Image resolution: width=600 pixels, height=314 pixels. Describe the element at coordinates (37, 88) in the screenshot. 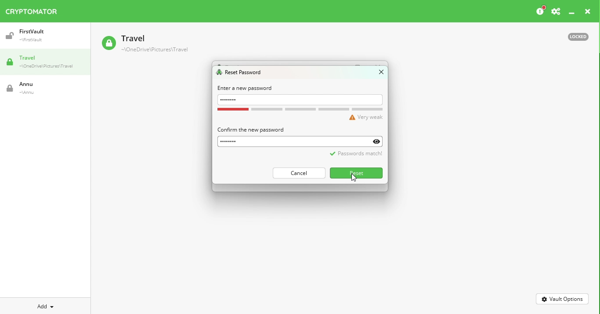

I see `Vault` at that location.